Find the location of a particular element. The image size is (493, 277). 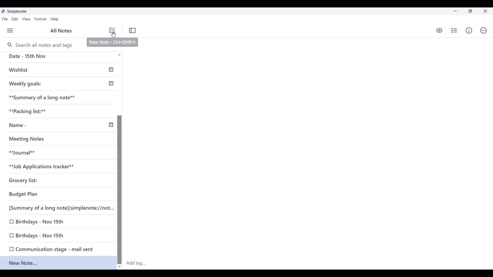

Name - is located at coordinates (21, 125).